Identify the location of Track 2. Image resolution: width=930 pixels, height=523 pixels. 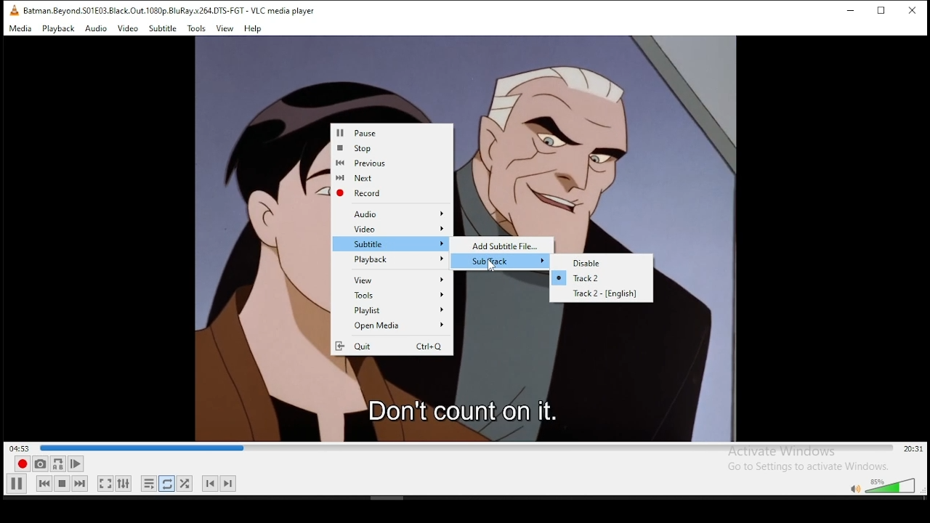
(599, 278).